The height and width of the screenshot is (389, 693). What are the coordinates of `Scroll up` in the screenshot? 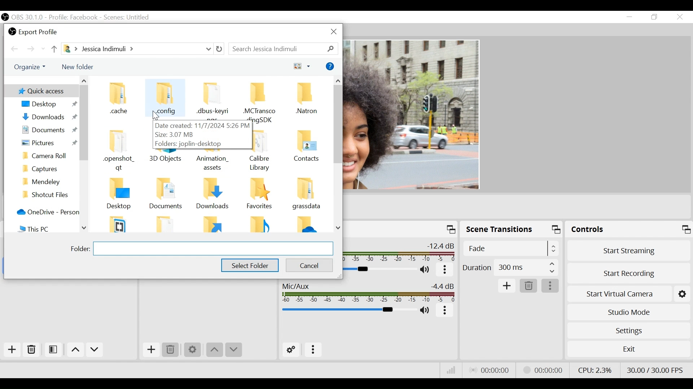 It's located at (338, 81).